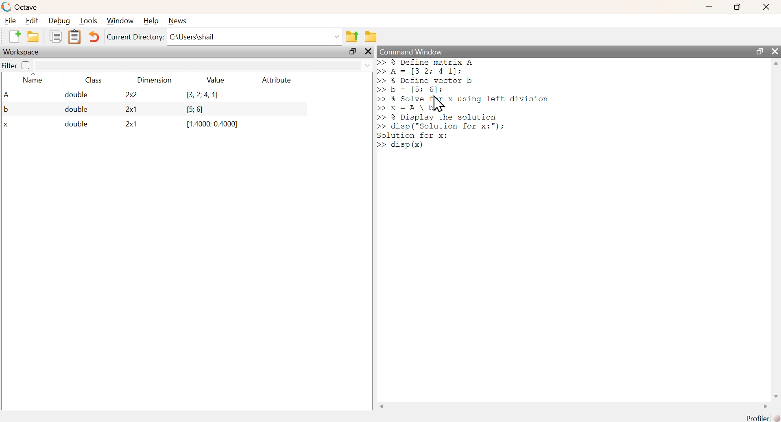 Image resolution: width=781 pixels, height=422 pixels. What do you see at coordinates (8, 125) in the screenshot?
I see `x` at bounding box center [8, 125].